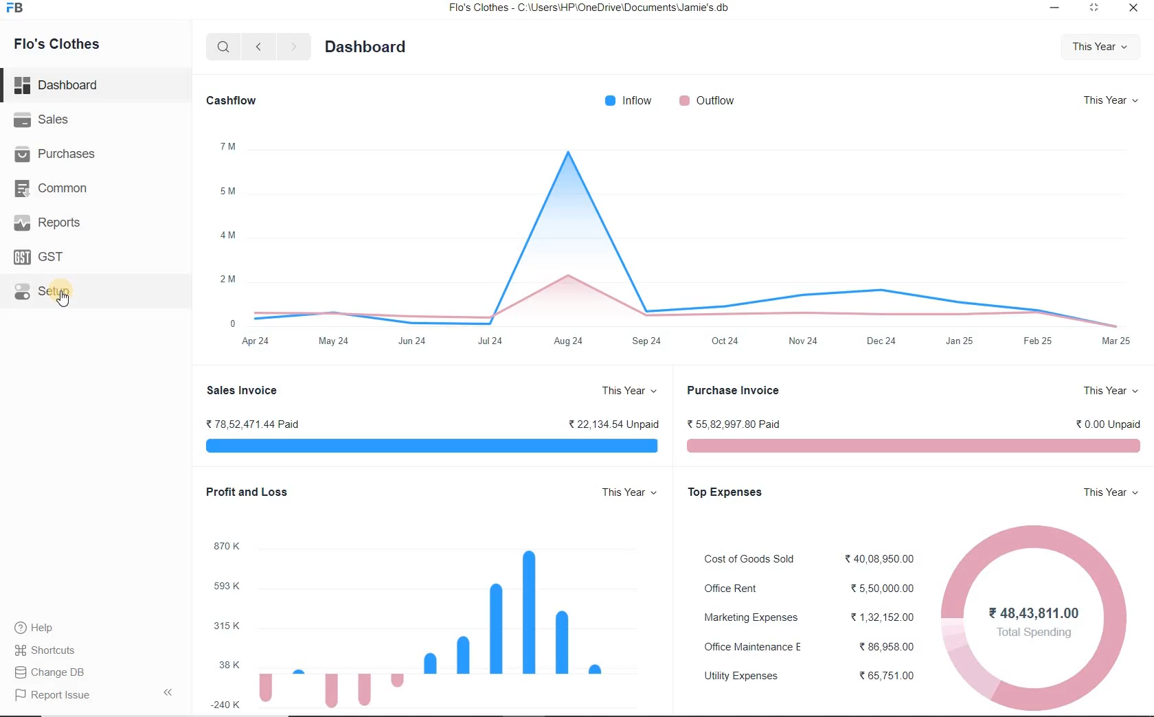 Image resolution: width=1154 pixels, height=717 pixels. I want to click on Cashflow, so click(235, 102).